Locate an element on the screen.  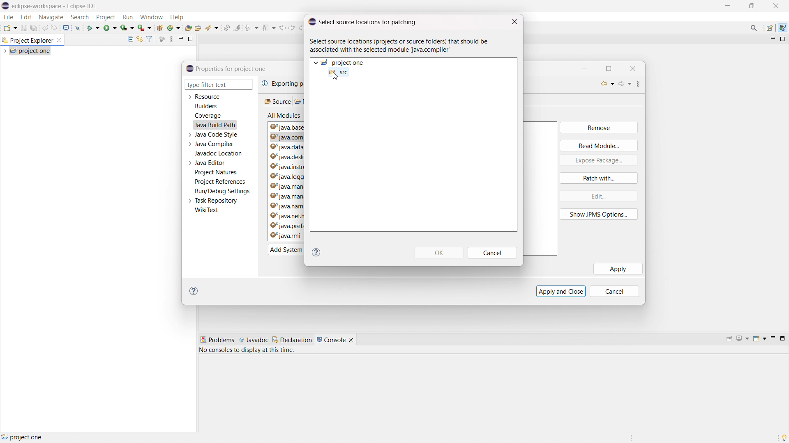
read module is located at coordinates (599, 145).